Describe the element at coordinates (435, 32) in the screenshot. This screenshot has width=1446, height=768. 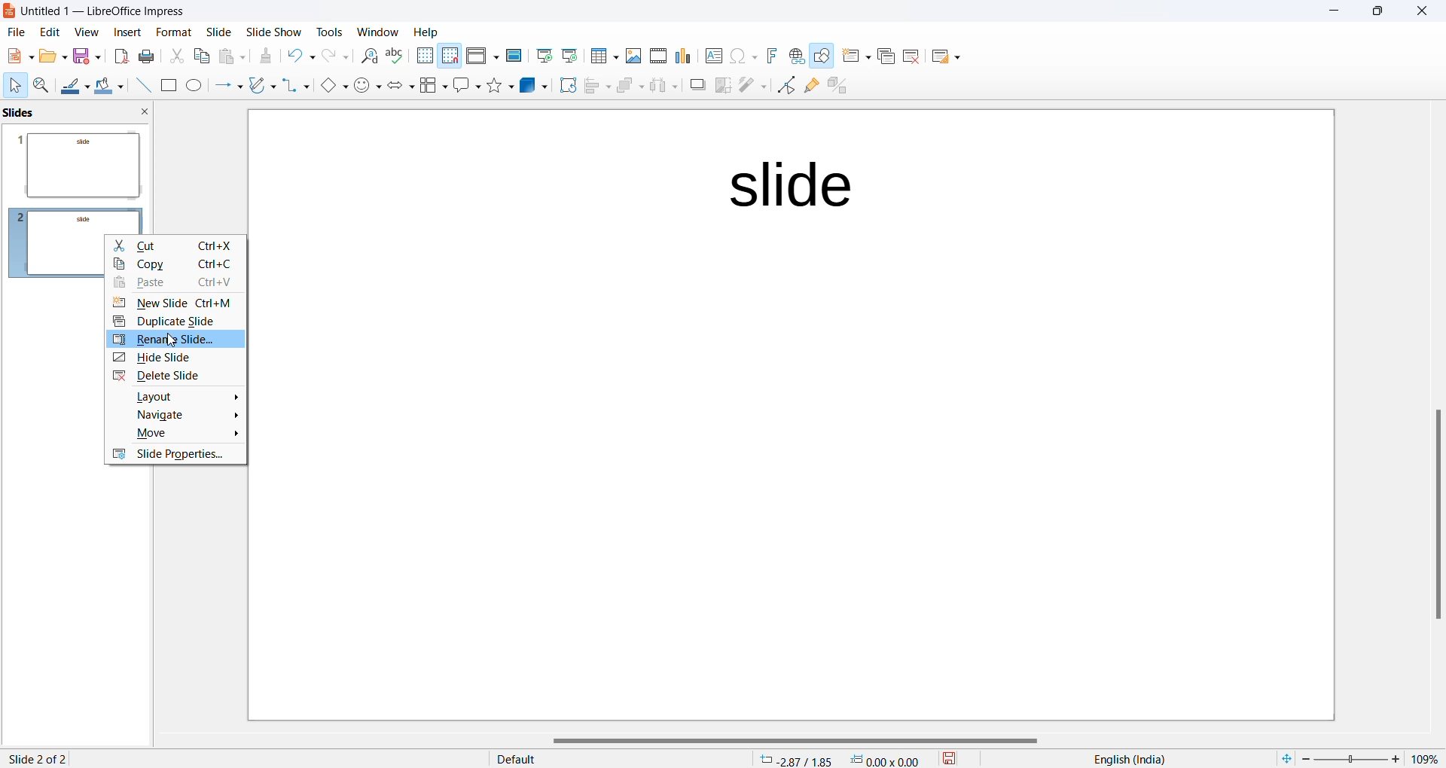
I see `Help` at that location.